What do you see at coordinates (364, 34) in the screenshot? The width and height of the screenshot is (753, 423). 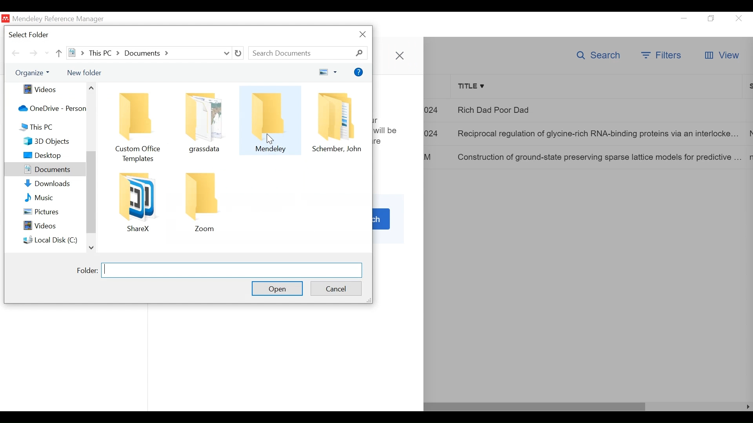 I see `Close` at bounding box center [364, 34].